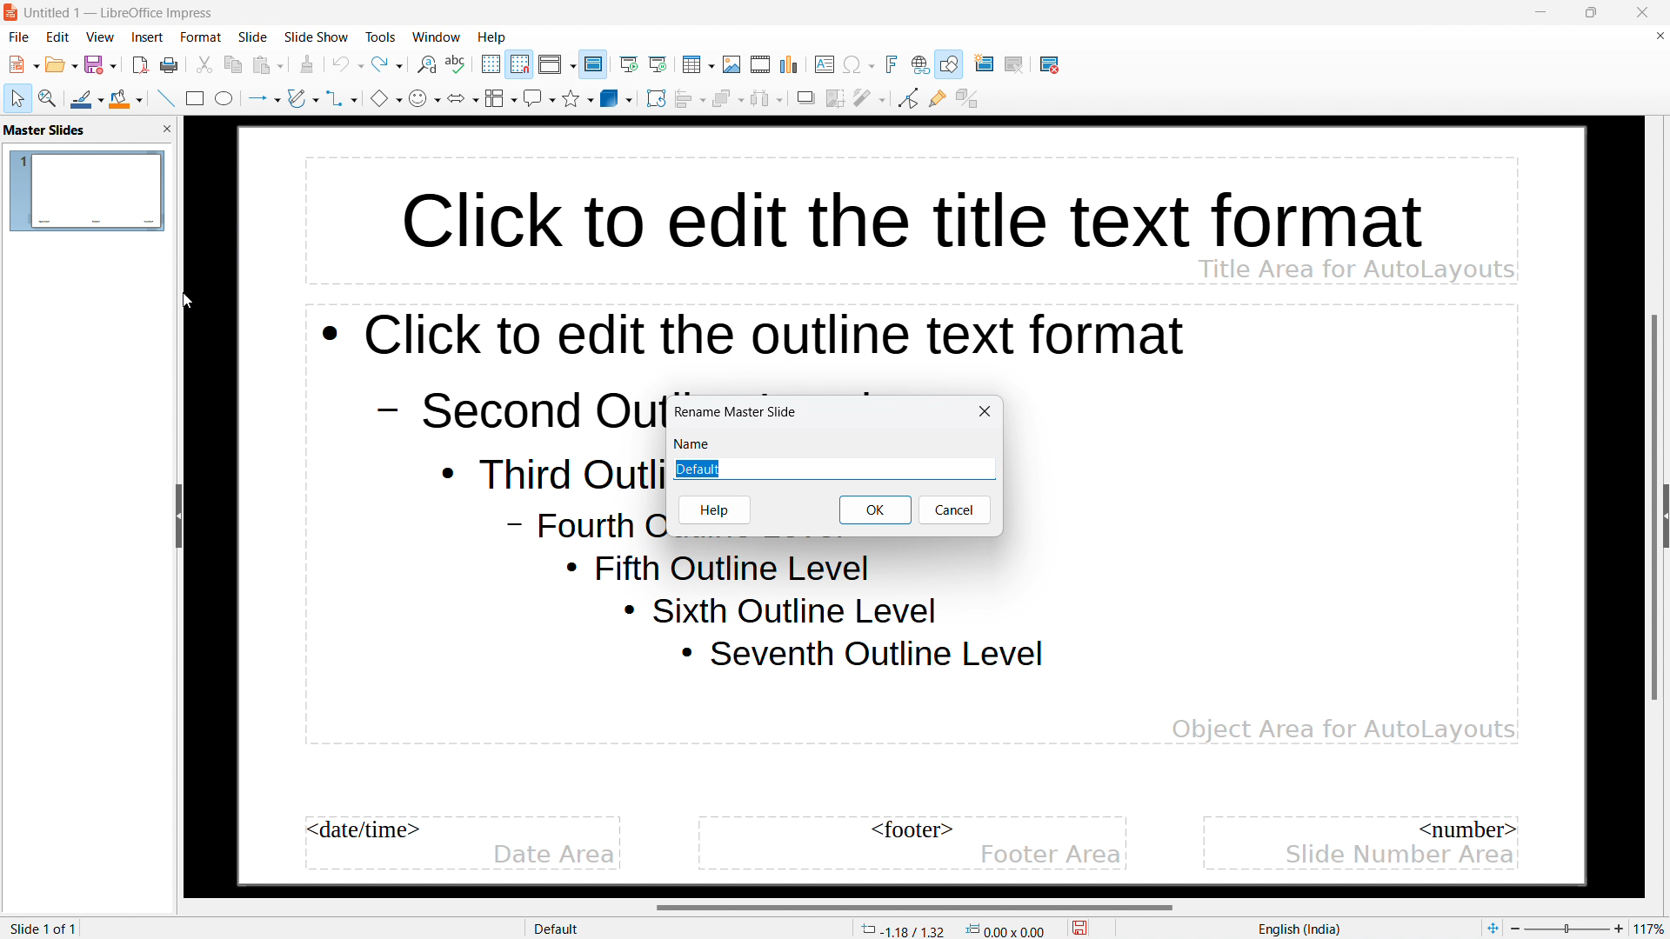 Image resolution: width=1670 pixels, height=939 pixels. I want to click on Untitled 1 -- LibreOffice Impress, so click(119, 13).